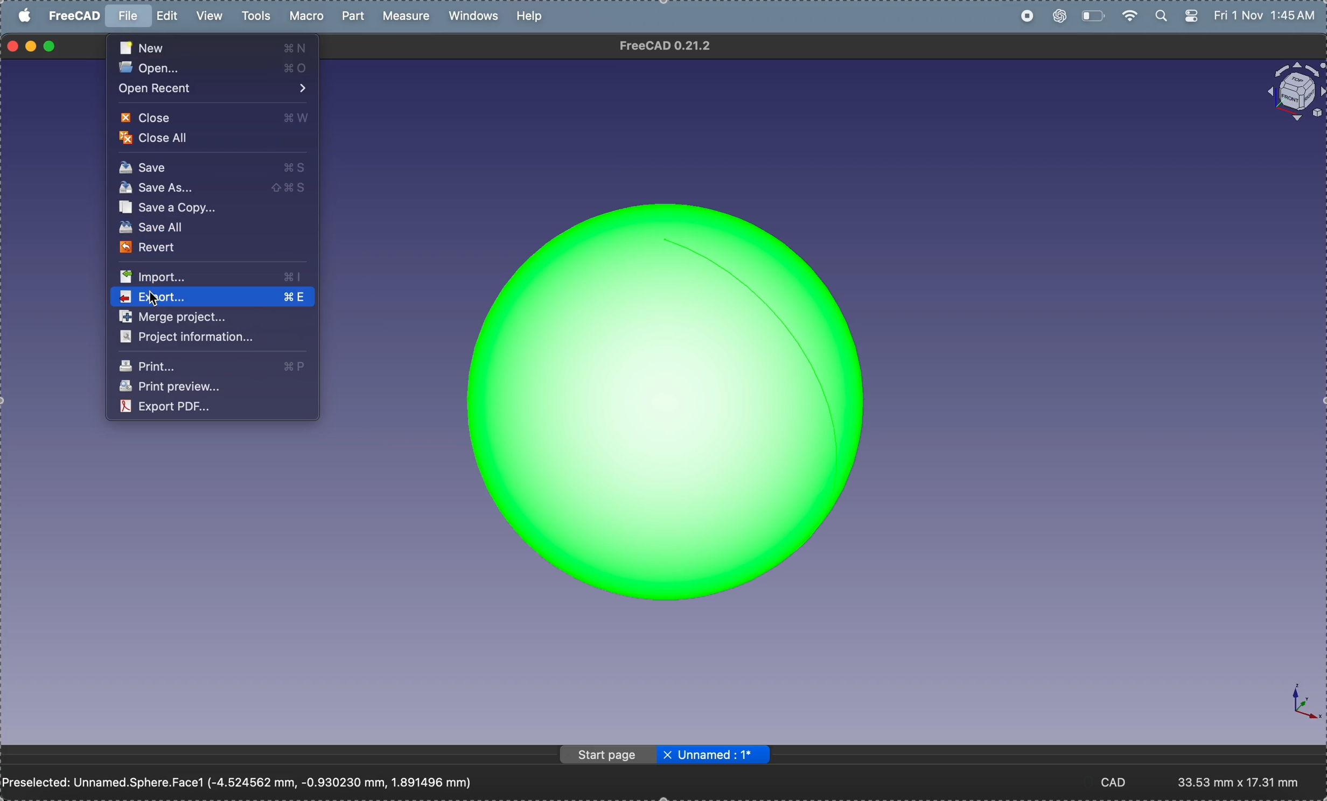 This screenshot has height=801, width=1327. Describe the element at coordinates (31, 46) in the screenshot. I see `minimize` at that location.